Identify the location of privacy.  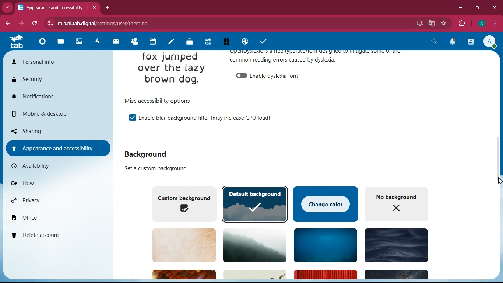
(54, 201).